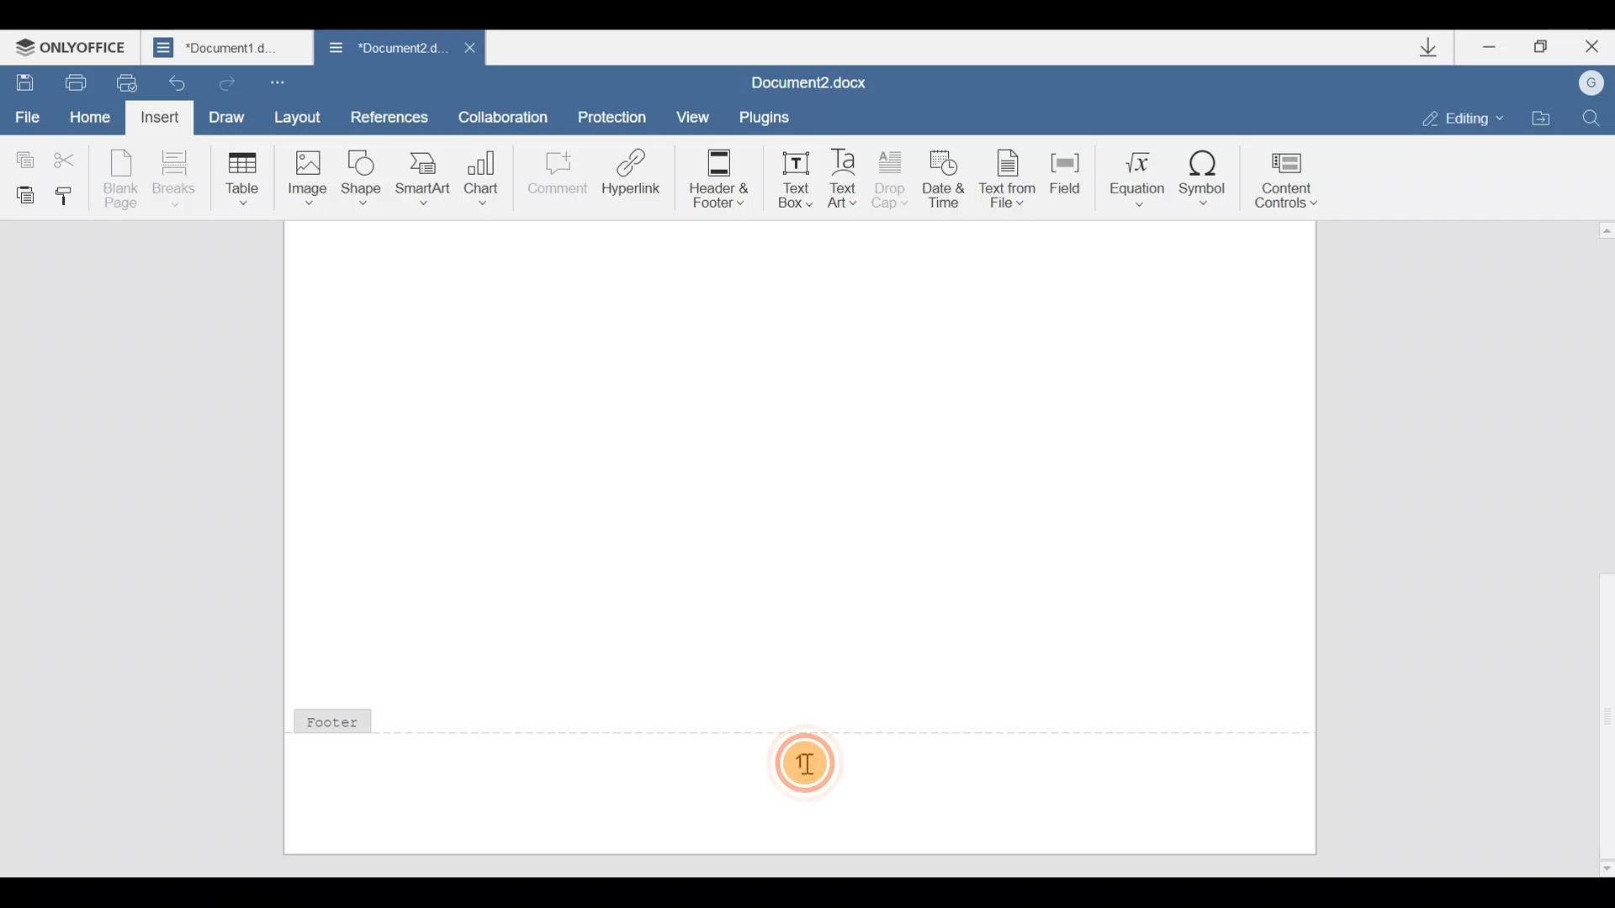 Image resolution: width=1615 pixels, height=908 pixels. What do you see at coordinates (71, 82) in the screenshot?
I see `Print file` at bounding box center [71, 82].